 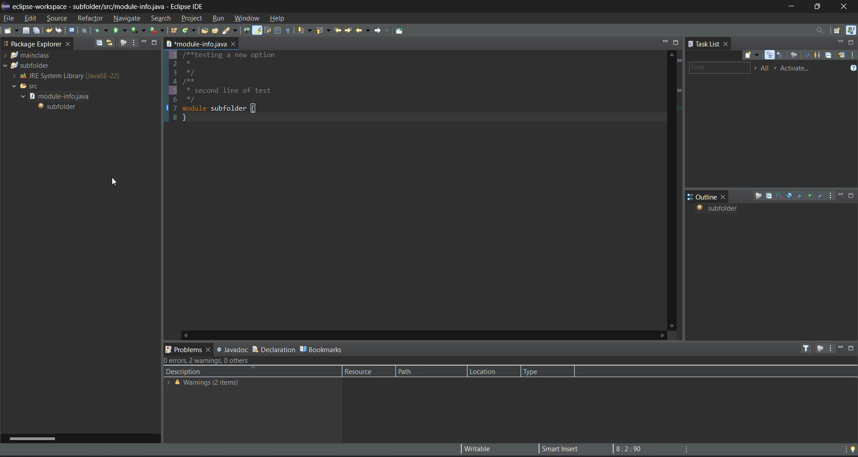 What do you see at coordinates (268, 30) in the screenshot?
I see `toggle word wrap` at bounding box center [268, 30].